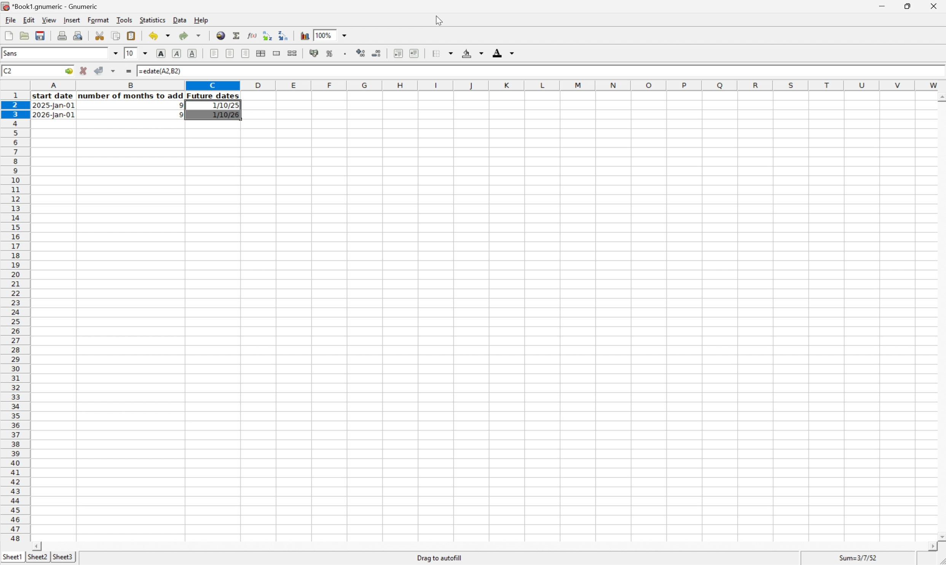 This screenshot has height=565, width=946. I want to click on Redo, so click(189, 35).